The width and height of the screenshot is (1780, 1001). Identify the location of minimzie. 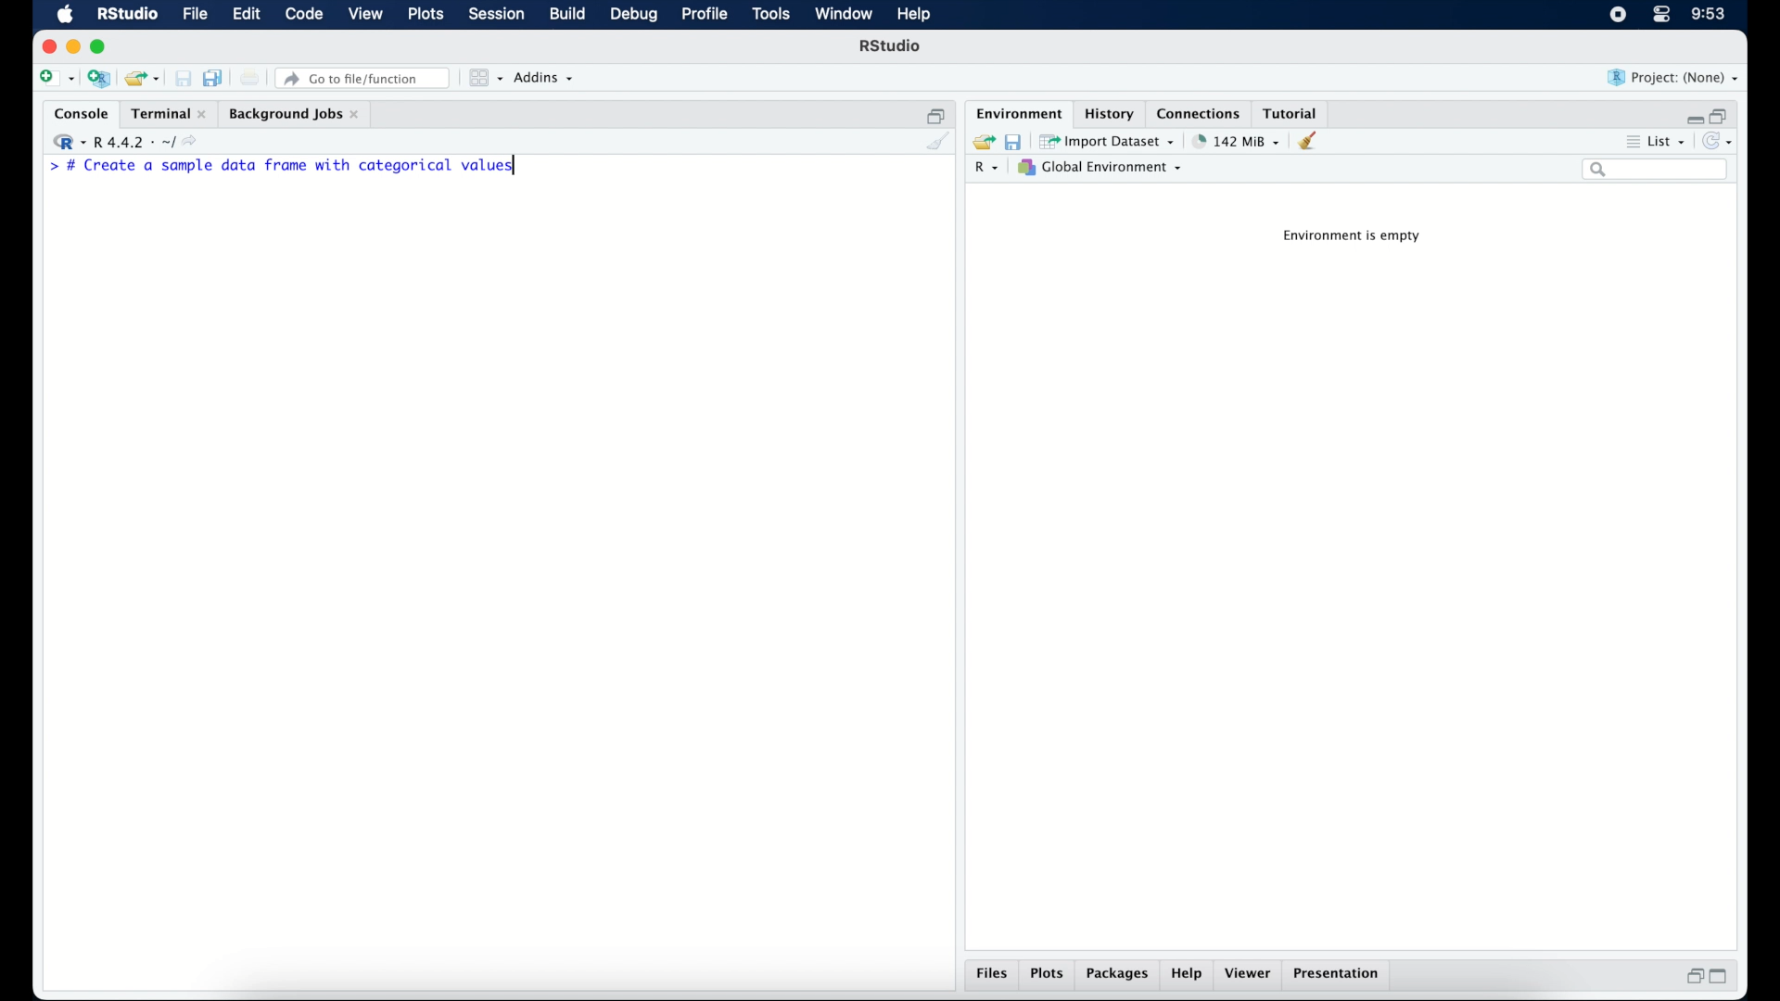
(72, 46).